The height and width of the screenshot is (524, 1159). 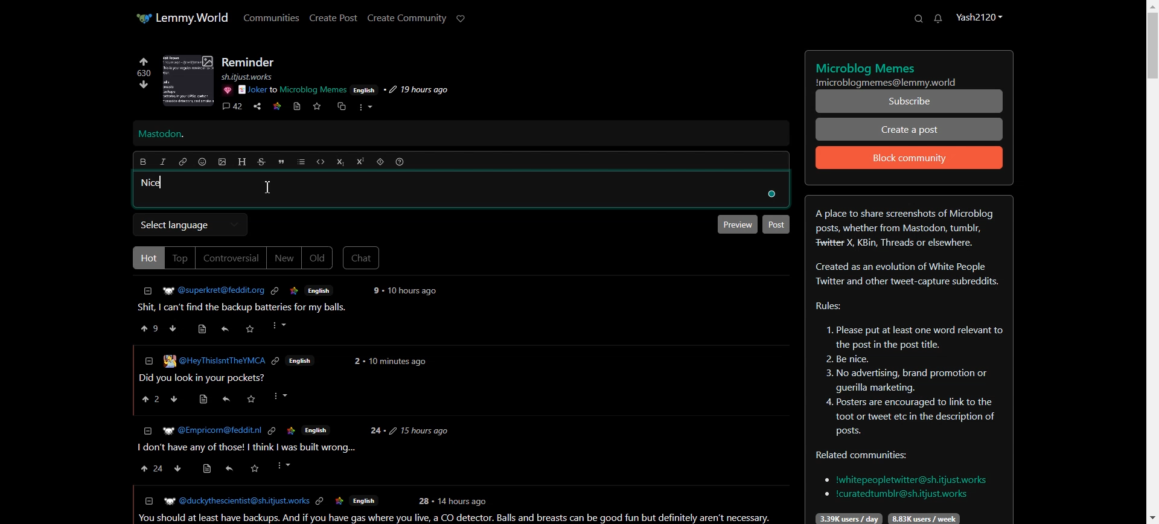 I want to click on , so click(x=228, y=470).